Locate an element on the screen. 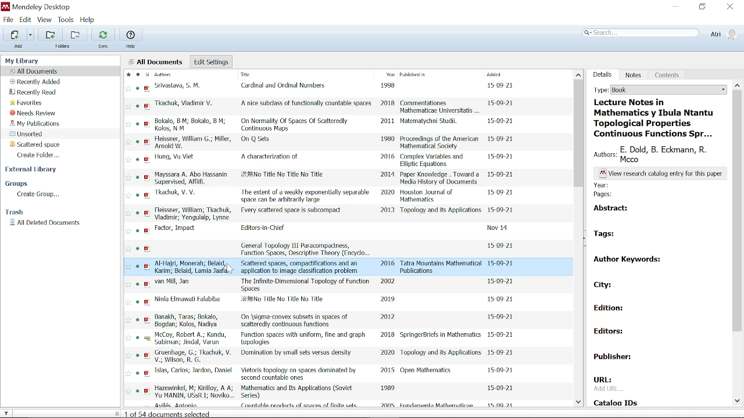  2013 is located at coordinates (388, 211).